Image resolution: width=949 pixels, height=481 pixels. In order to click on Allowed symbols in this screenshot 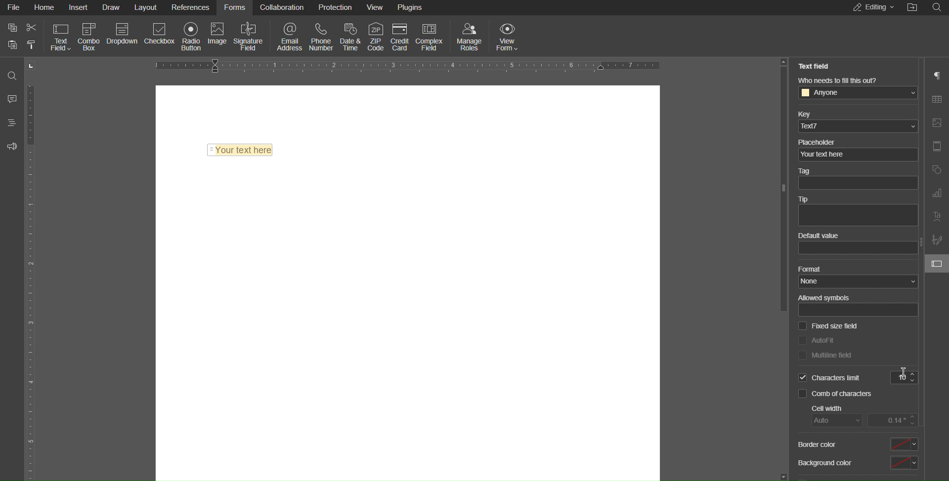, I will do `click(857, 305)`.